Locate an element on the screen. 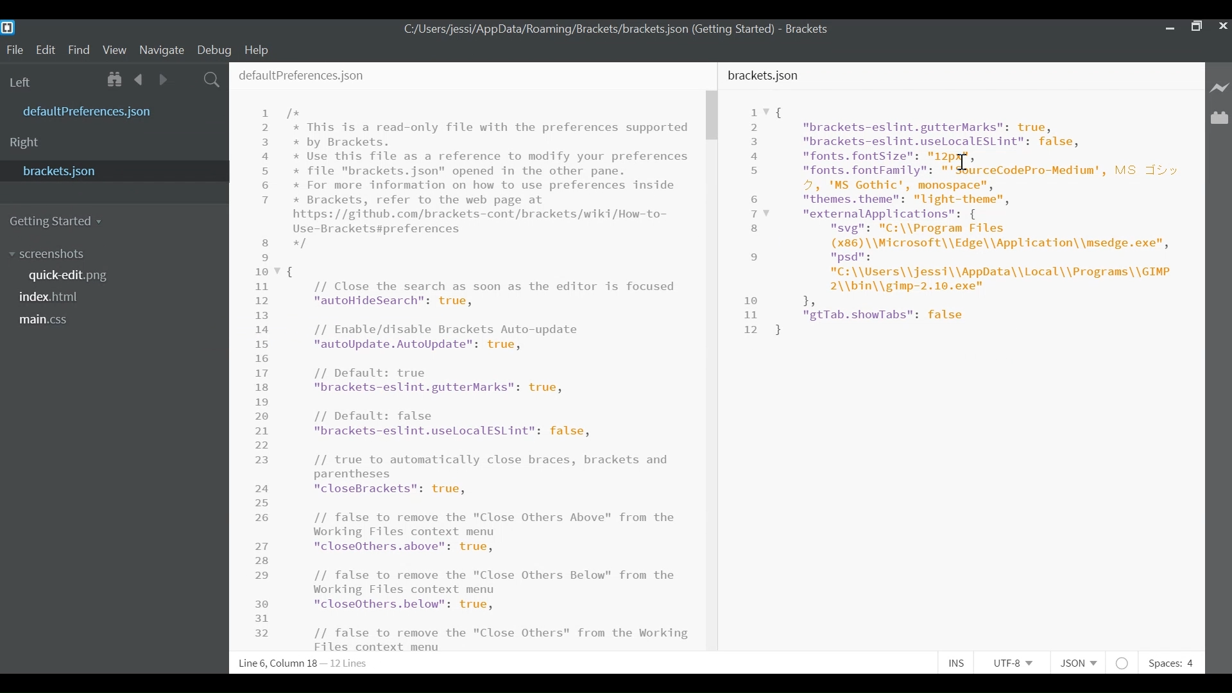  Restore is located at coordinates (1196, 27).